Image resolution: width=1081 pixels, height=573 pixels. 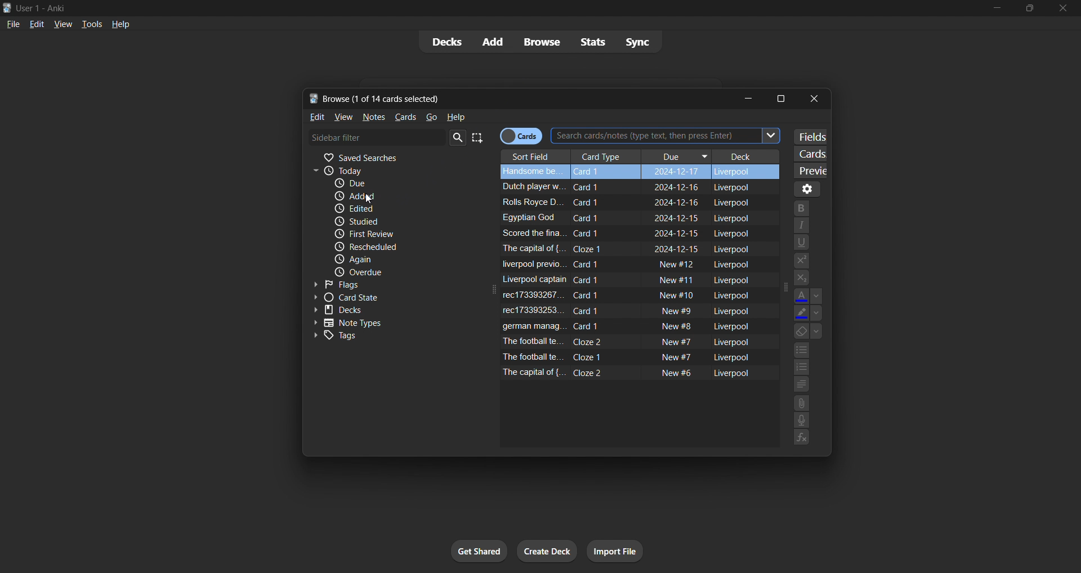 What do you see at coordinates (676, 154) in the screenshot?
I see `due column` at bounding box center [676, 154].